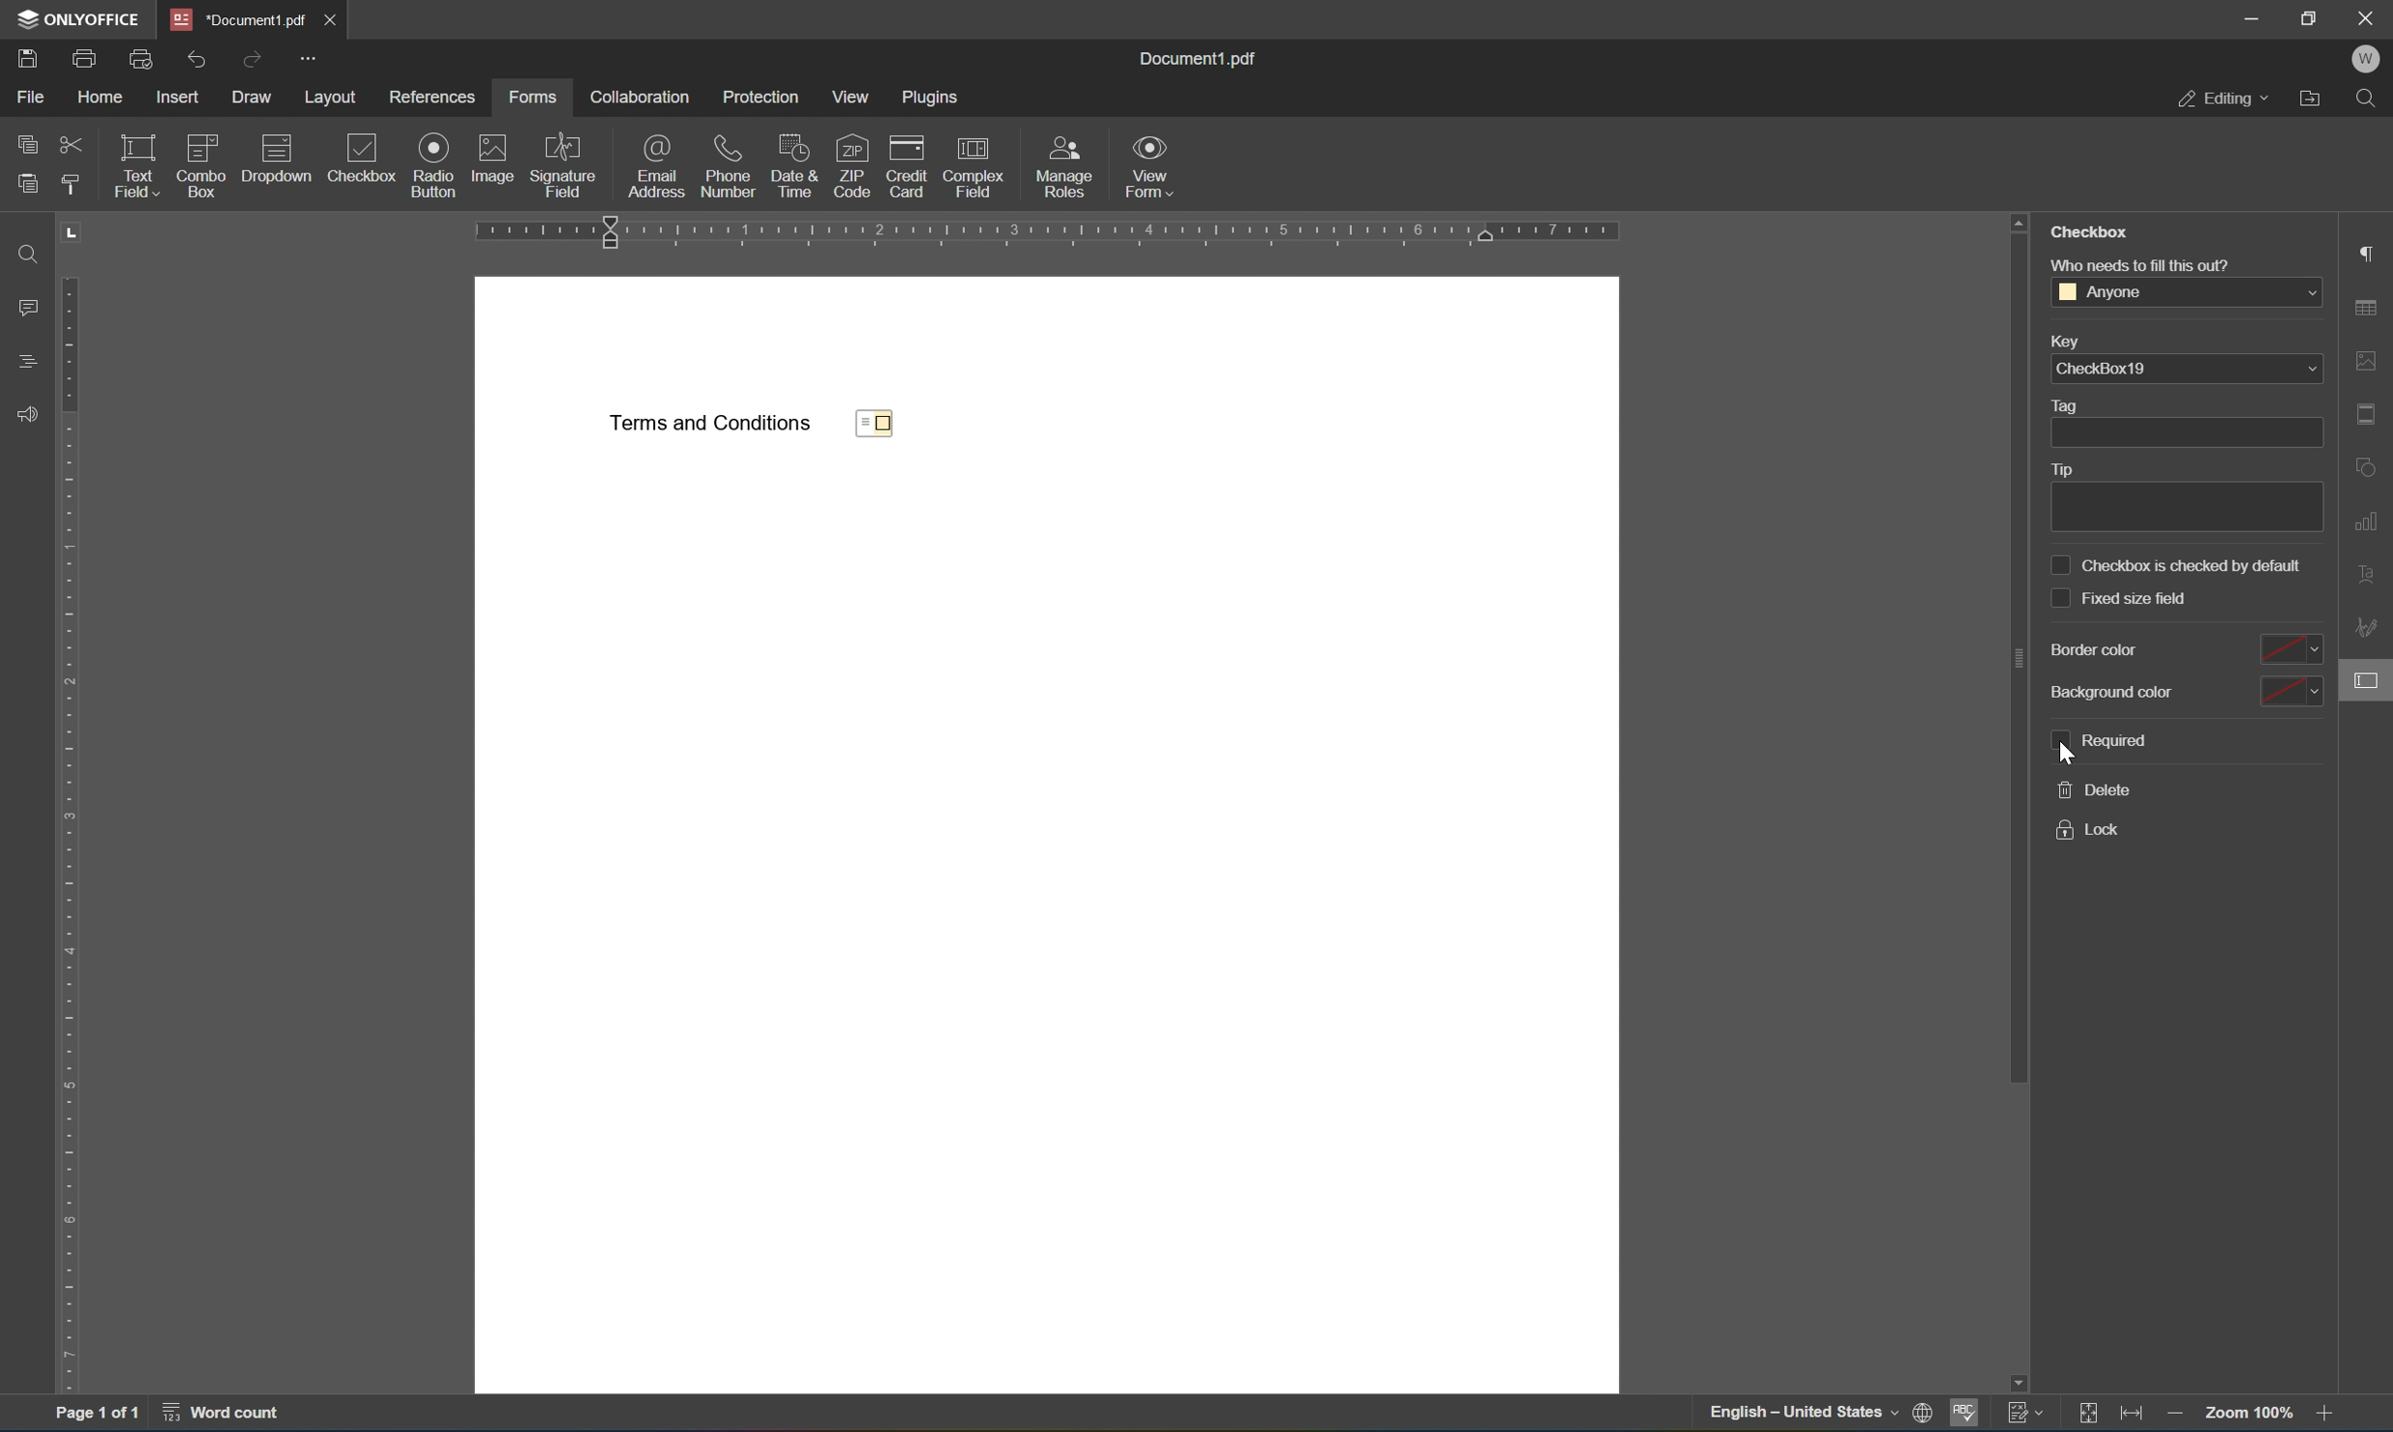 This screenshot has width=2393, height=1432. Describe the element at coordinates (252, 61) in the screenshot. I see `redo` at that location.